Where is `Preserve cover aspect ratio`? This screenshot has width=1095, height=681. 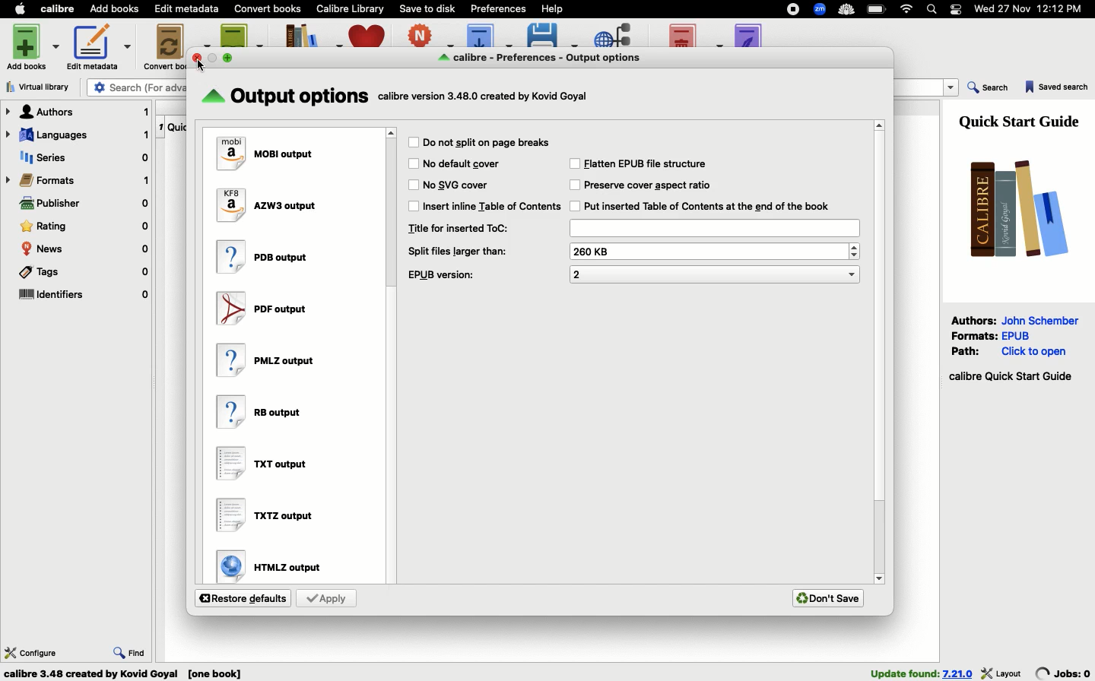 Preserve cover aspect ratio is located at coordinates (651, 185).